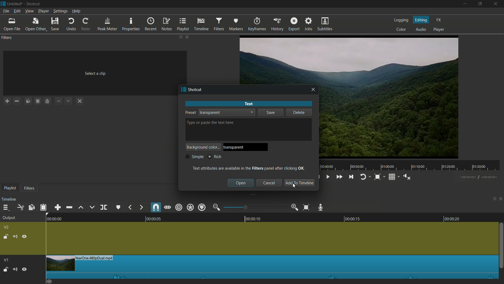 The width and height of the screenshot is (504, 284). What do you see at coordinates (210, 112) in the screenshot?
I see `transparent` at bounding box center [210, 112].